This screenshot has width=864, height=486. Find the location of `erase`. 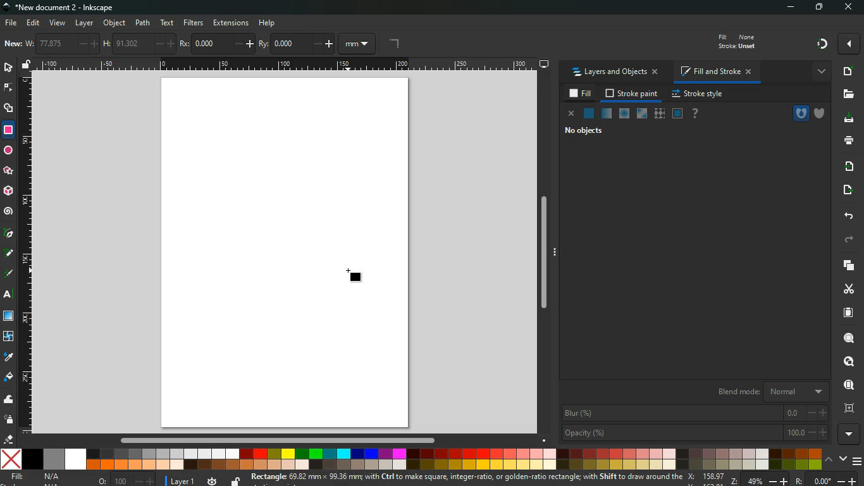

erase is located at coordinates (9, 439).